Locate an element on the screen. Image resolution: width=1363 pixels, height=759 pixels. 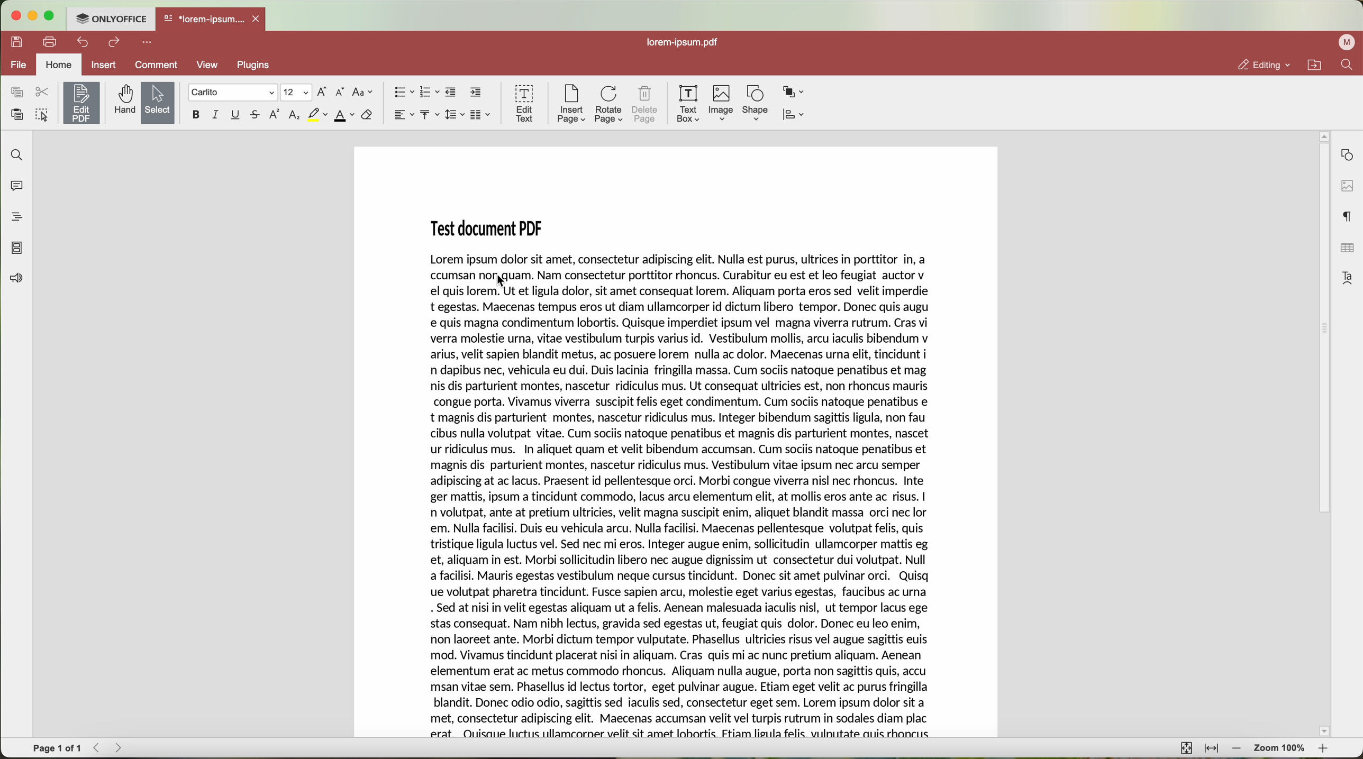
hand is located at coordinates (122, 103).